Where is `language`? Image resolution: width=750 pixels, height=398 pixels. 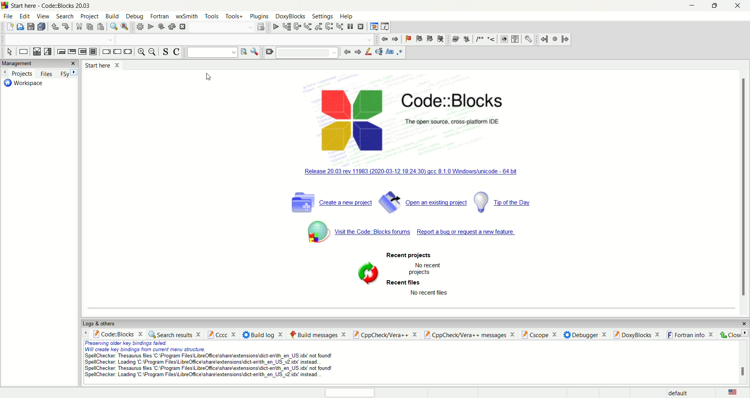
language is located at coordinates (733, 393).